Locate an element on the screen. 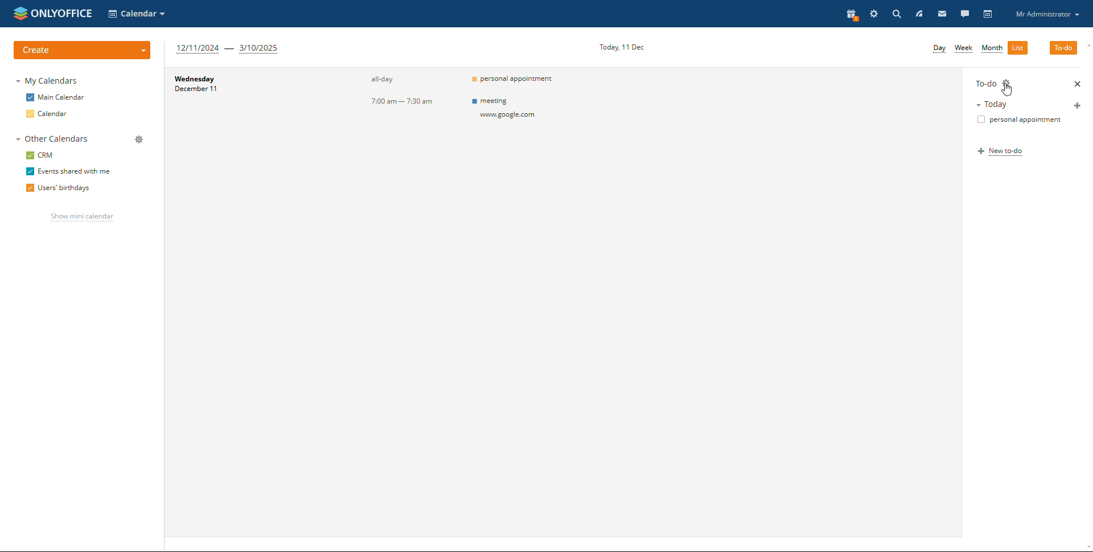 Image resolution: width=1093 pixels, height=552 pixels. month view is located at coordinates (992, 49).